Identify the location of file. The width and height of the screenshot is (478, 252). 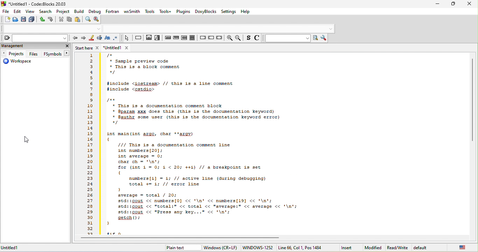
(6, 12).